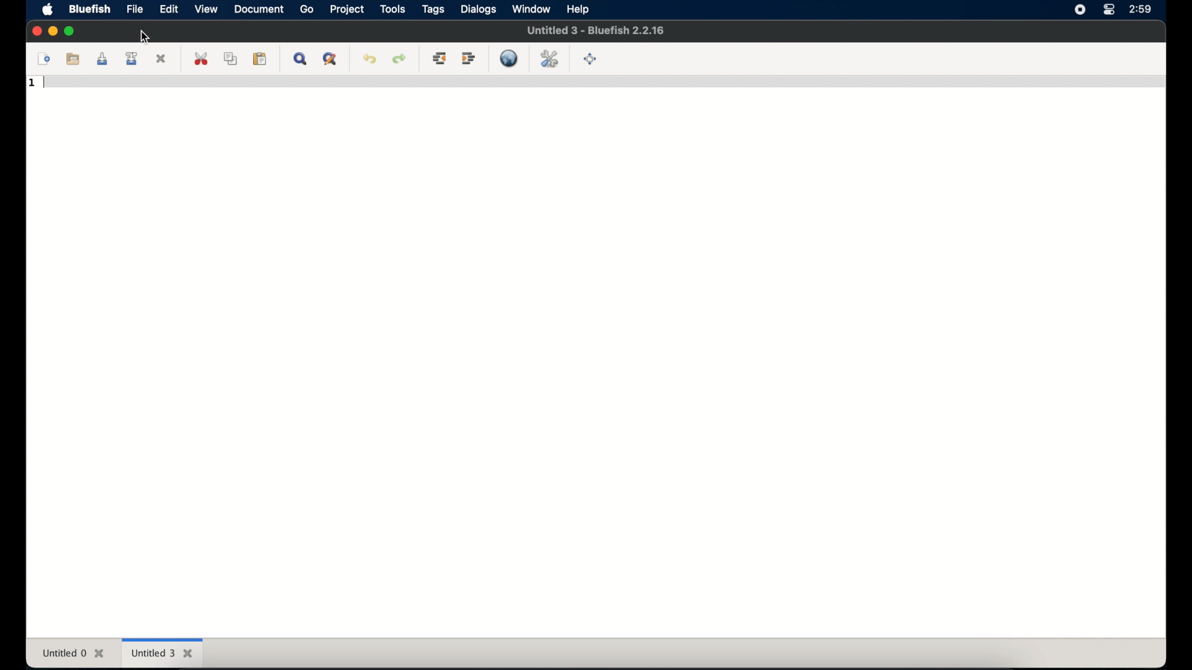 The height and width of the screenshot is (670, 1192). What do you see at coordinates (162, 653) in the screenshot?
I see `untitled 3` at bounding box center [162, 653].